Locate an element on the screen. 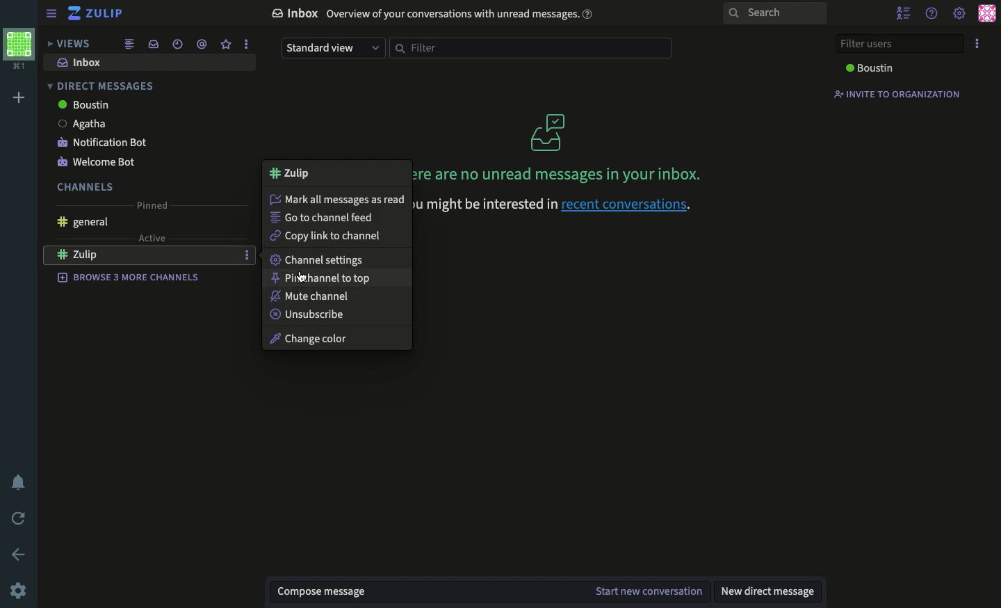 This screenshot has width=1001, height=608. compose message is located at coordinates (324, 591).